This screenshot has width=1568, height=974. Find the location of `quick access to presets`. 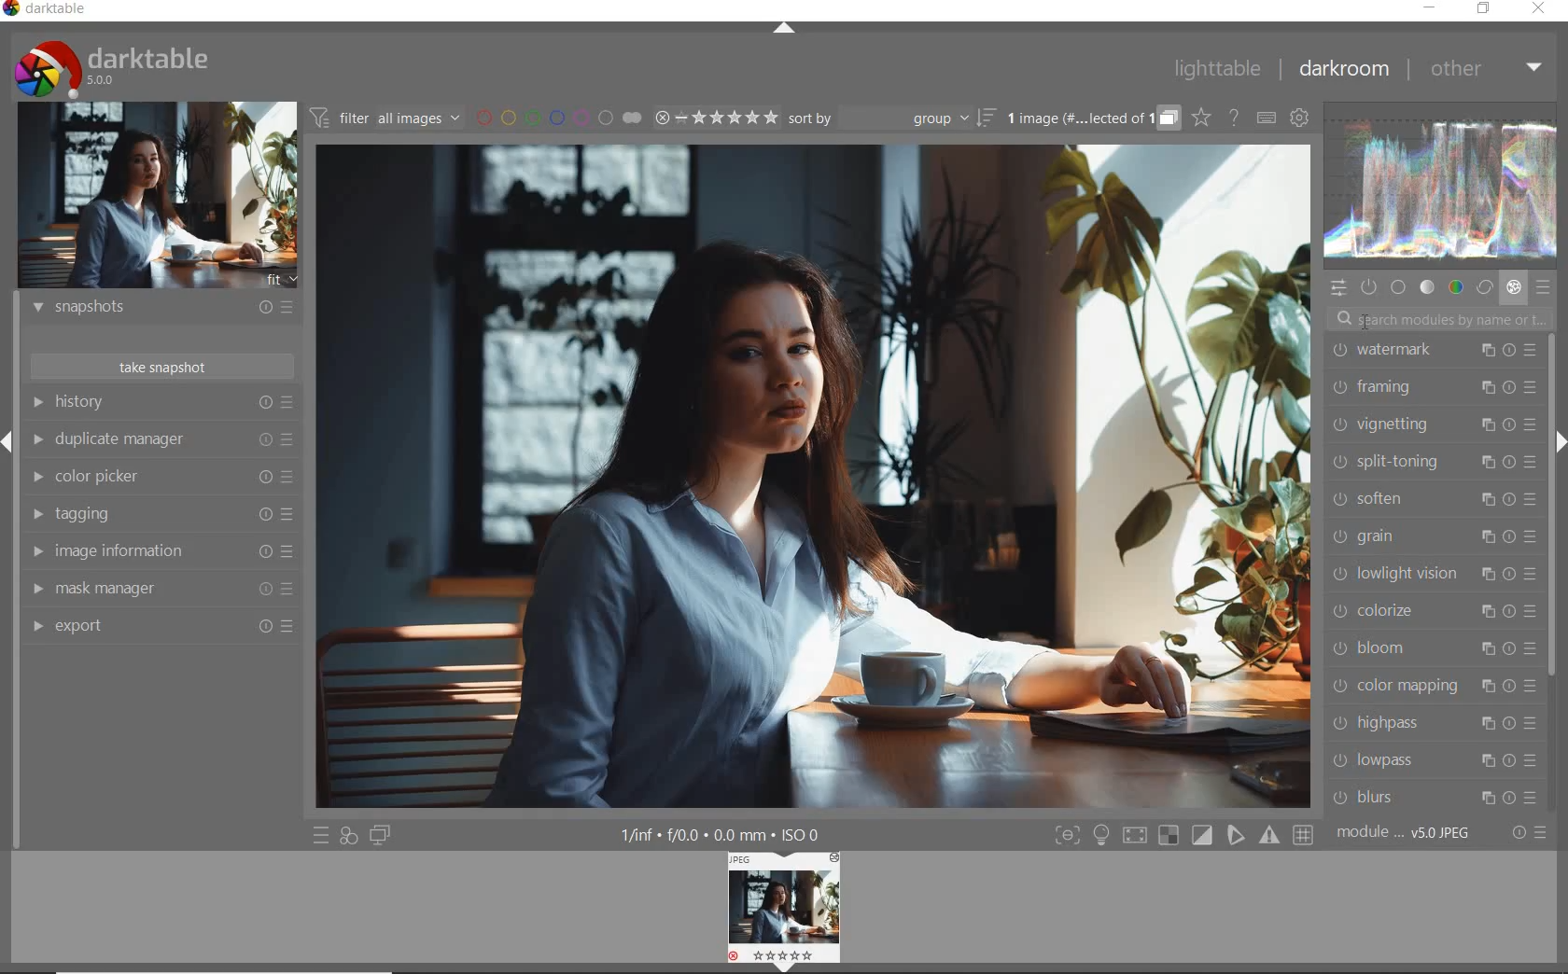

quick access to presets is located at coordinates (321, 835).